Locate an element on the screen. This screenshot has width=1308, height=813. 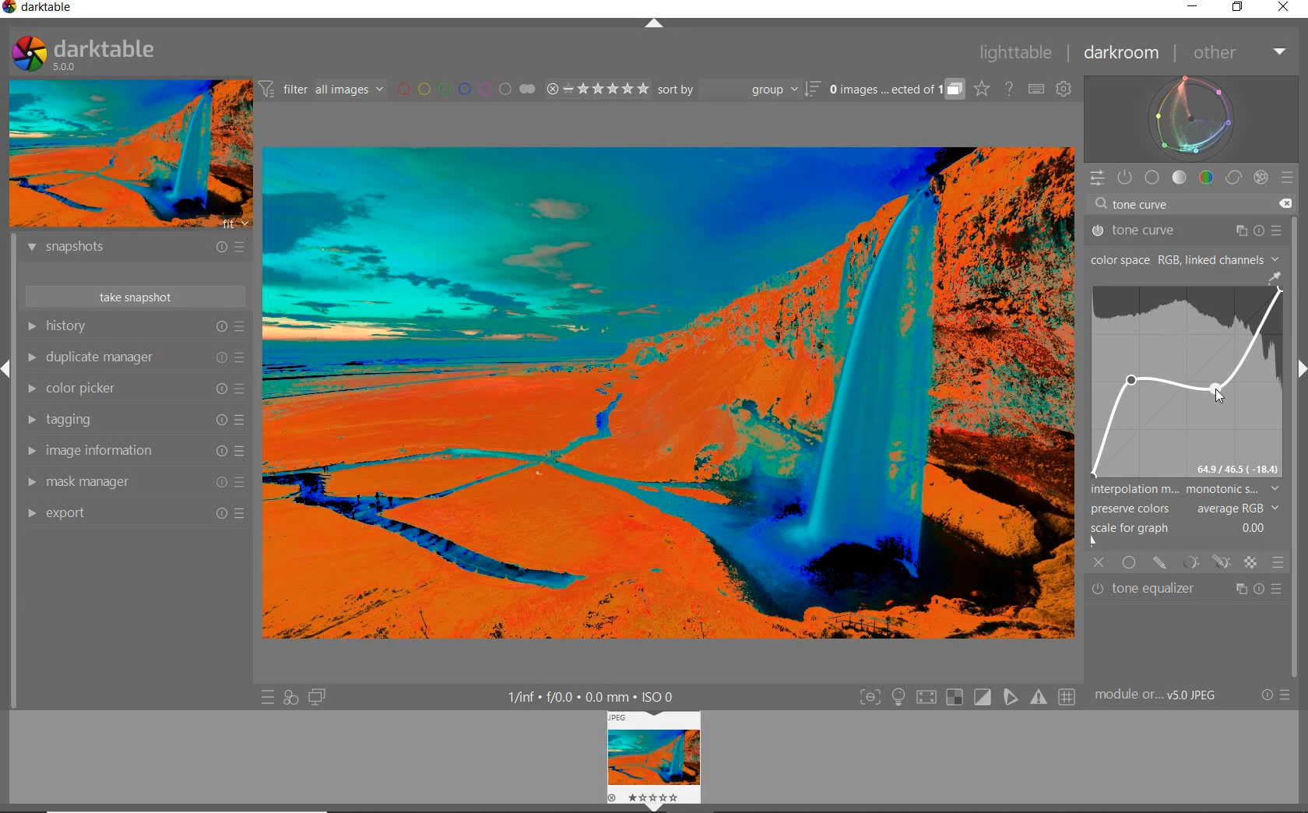
tone is located at coordinates (1180, 178).